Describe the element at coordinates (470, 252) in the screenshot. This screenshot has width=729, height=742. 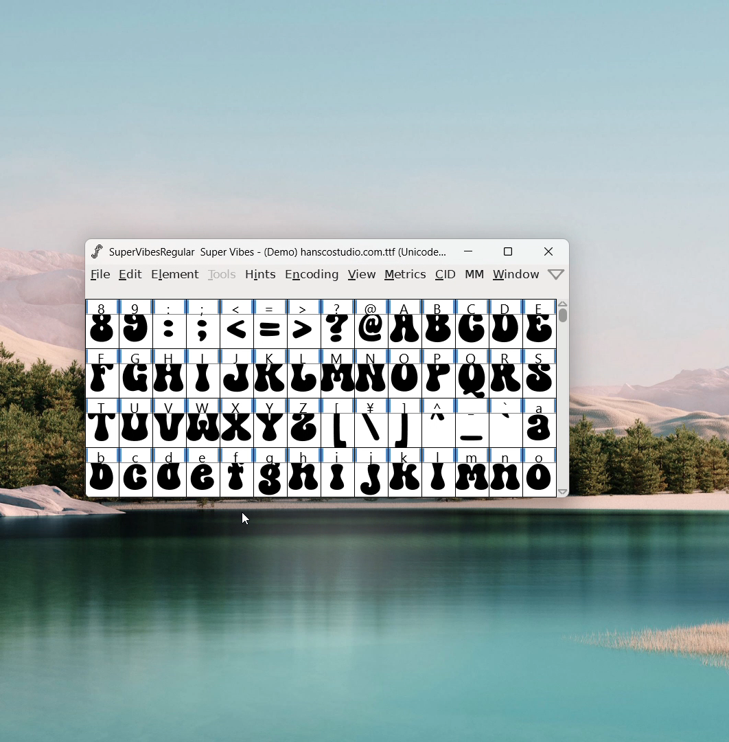
I see `minimize` at that location.